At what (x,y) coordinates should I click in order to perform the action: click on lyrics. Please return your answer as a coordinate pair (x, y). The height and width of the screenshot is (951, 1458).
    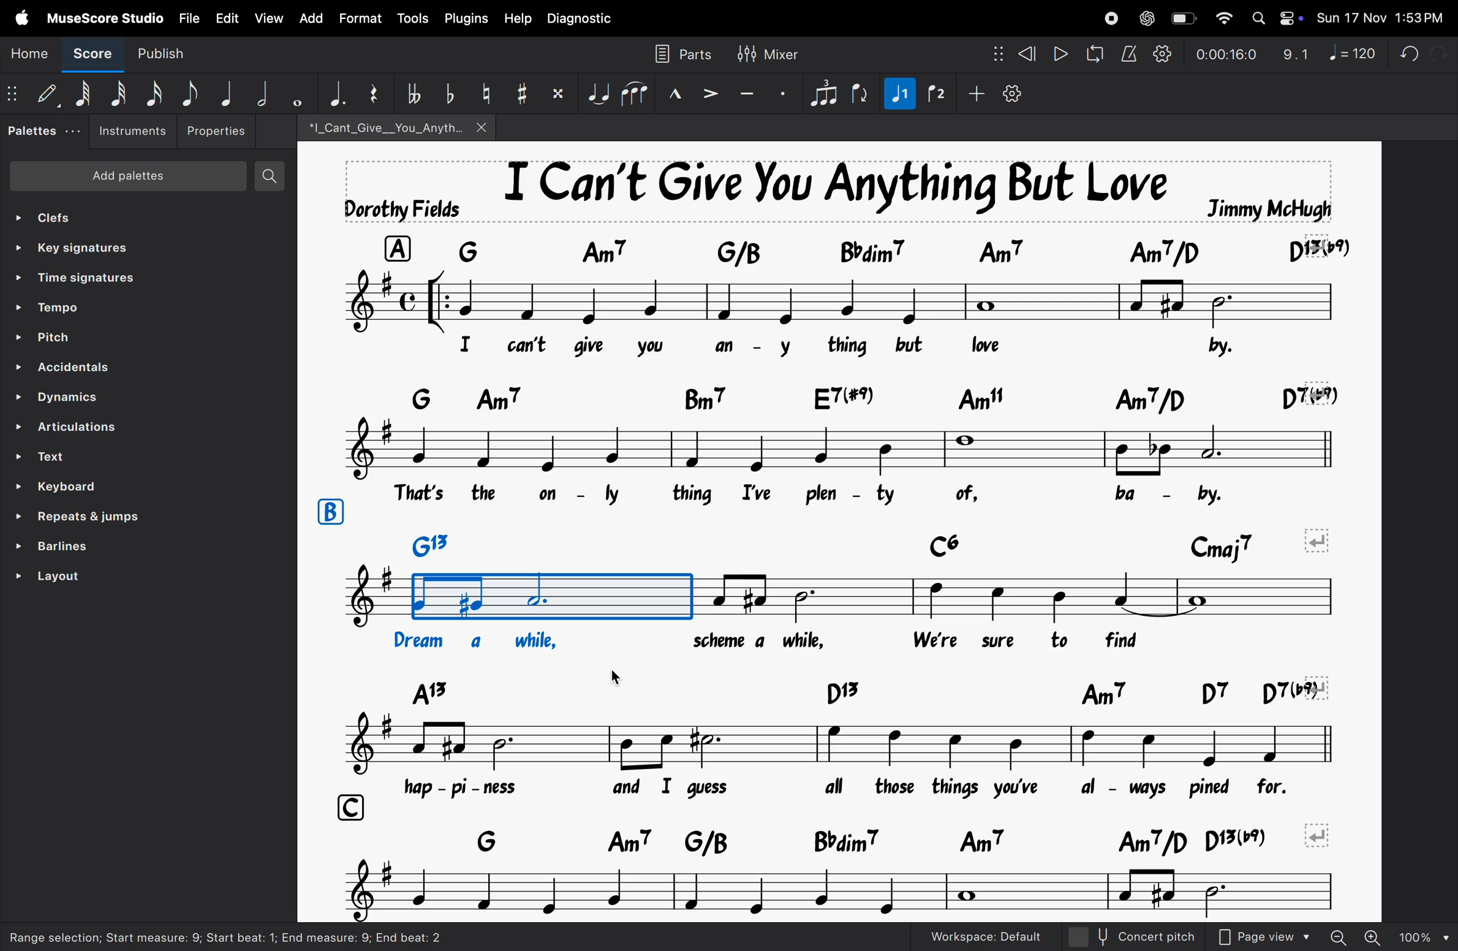
    Looking at the image, I should click on (850, 788).